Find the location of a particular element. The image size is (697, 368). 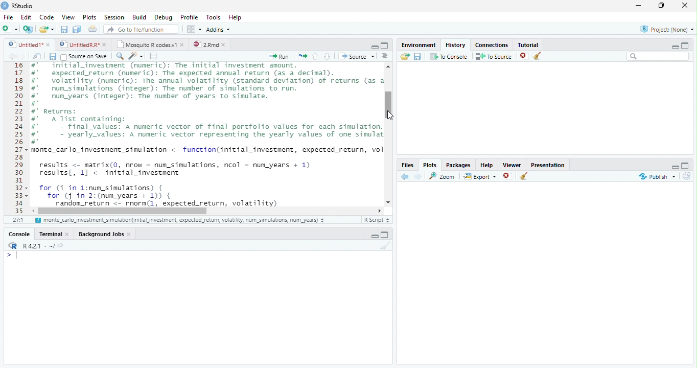

Full Height is located at coordinates (686, 165).